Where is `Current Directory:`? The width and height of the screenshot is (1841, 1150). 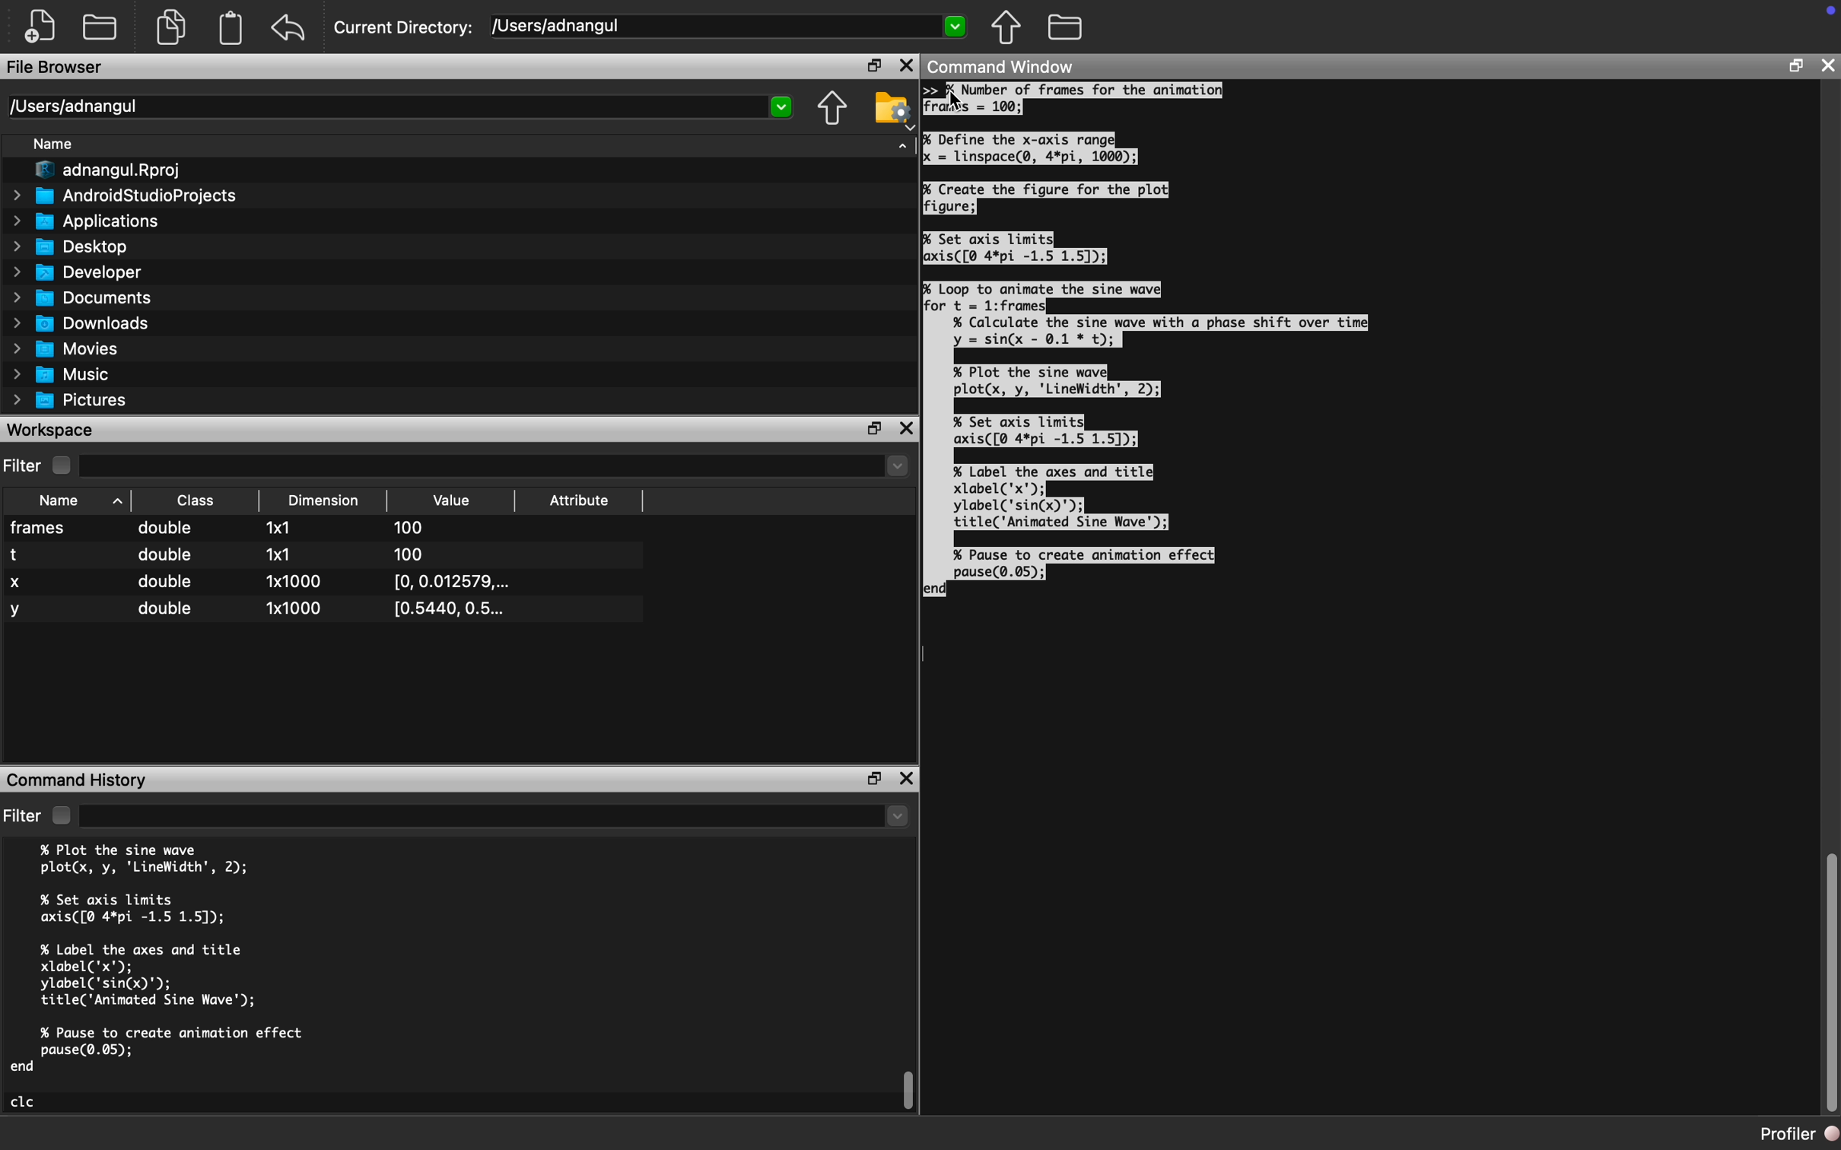 Current Directory: is located at coordinates (405, 27).